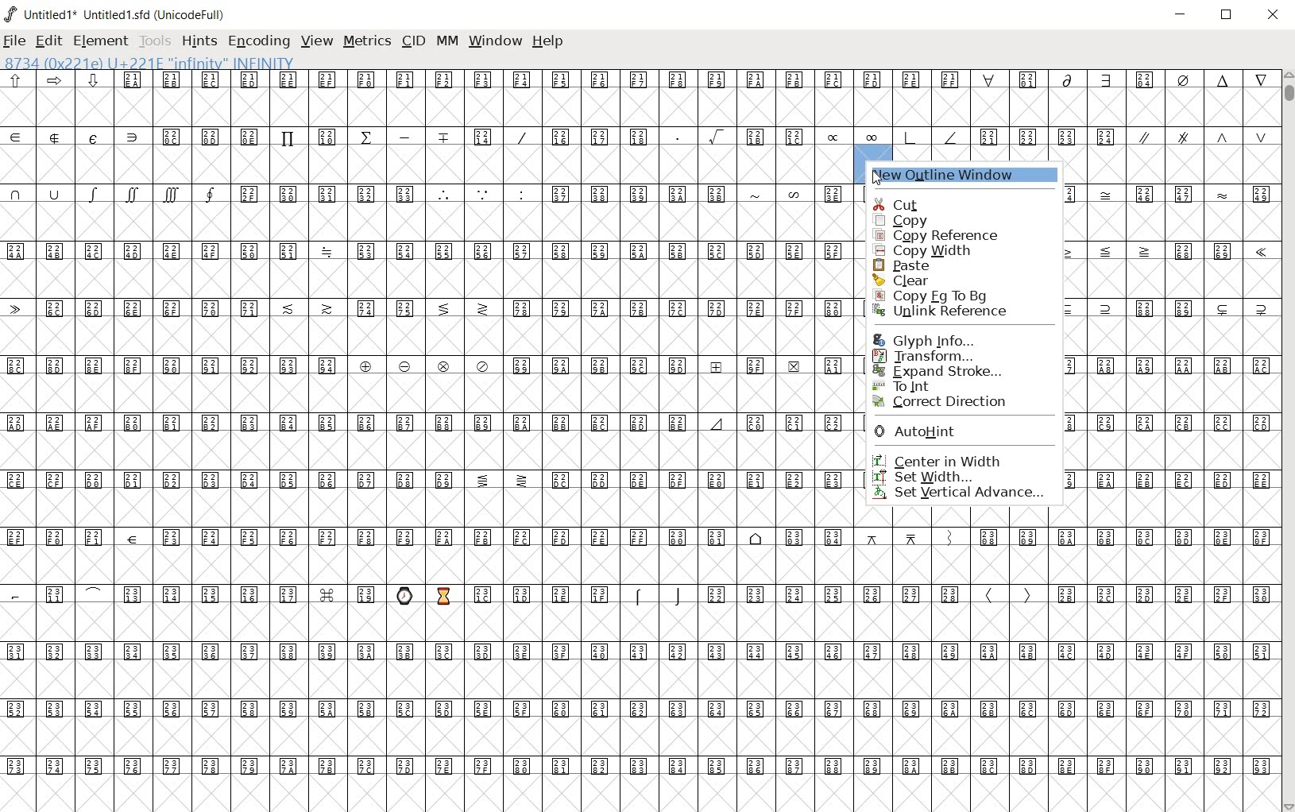  Describe the element at coordinates (926, 250) in the screenshot. I see `copy width` at that location.